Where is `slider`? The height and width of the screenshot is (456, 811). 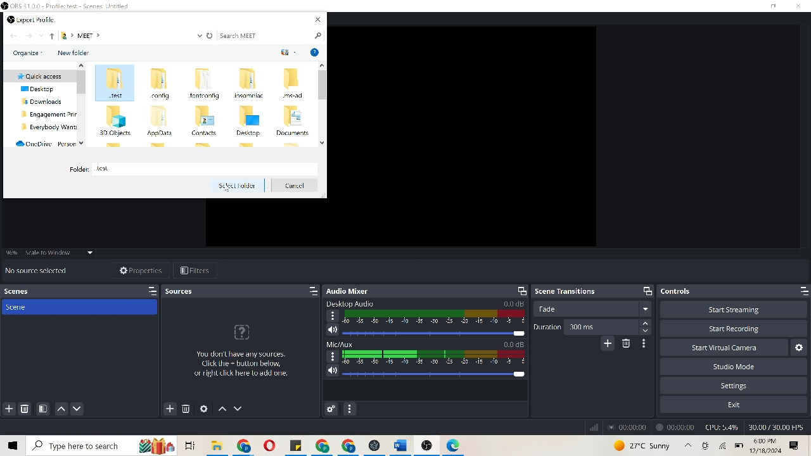
slider is located at coordinates (433, 333).